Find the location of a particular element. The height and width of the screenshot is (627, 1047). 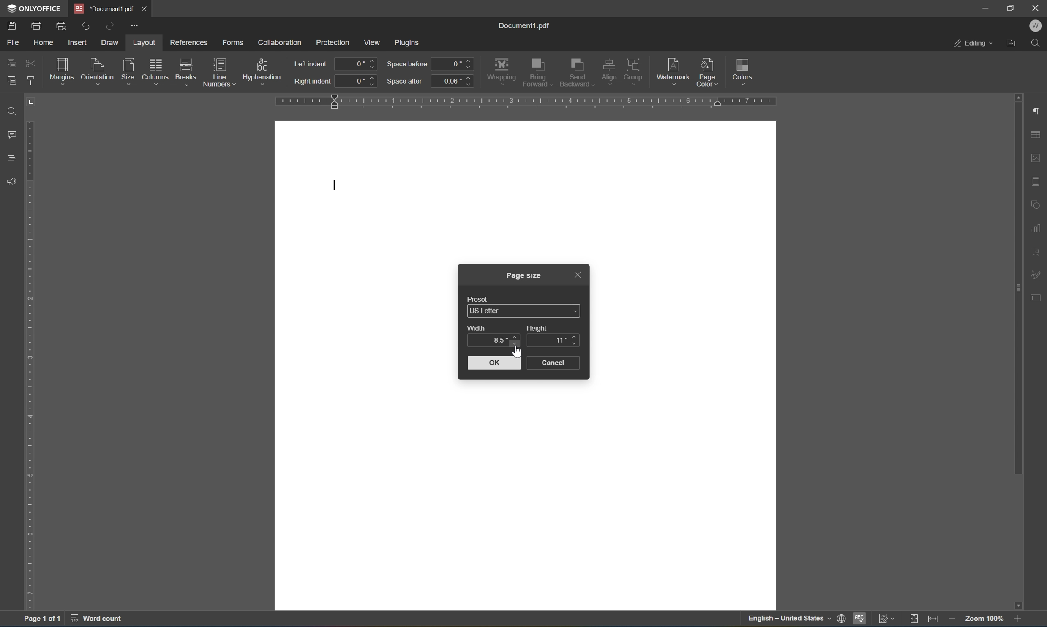

wrapping is located at coordinates (502, 70).